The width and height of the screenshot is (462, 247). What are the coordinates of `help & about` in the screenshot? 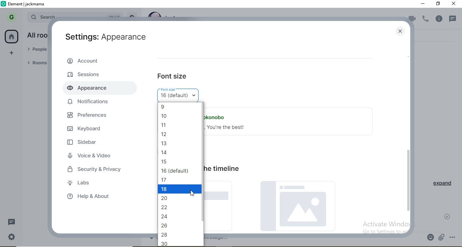 It's located at (92, 197).